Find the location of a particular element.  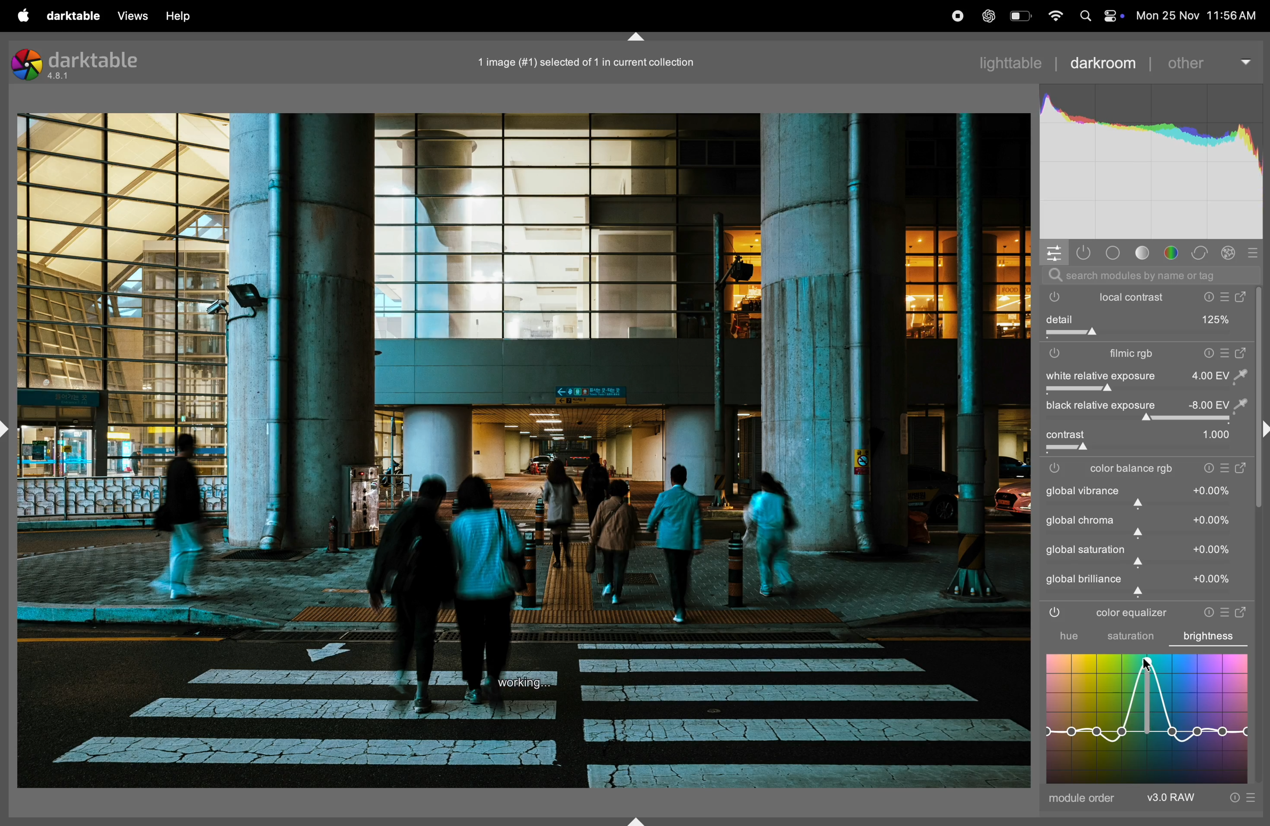

global variance is located at coordinates (1083, 490).